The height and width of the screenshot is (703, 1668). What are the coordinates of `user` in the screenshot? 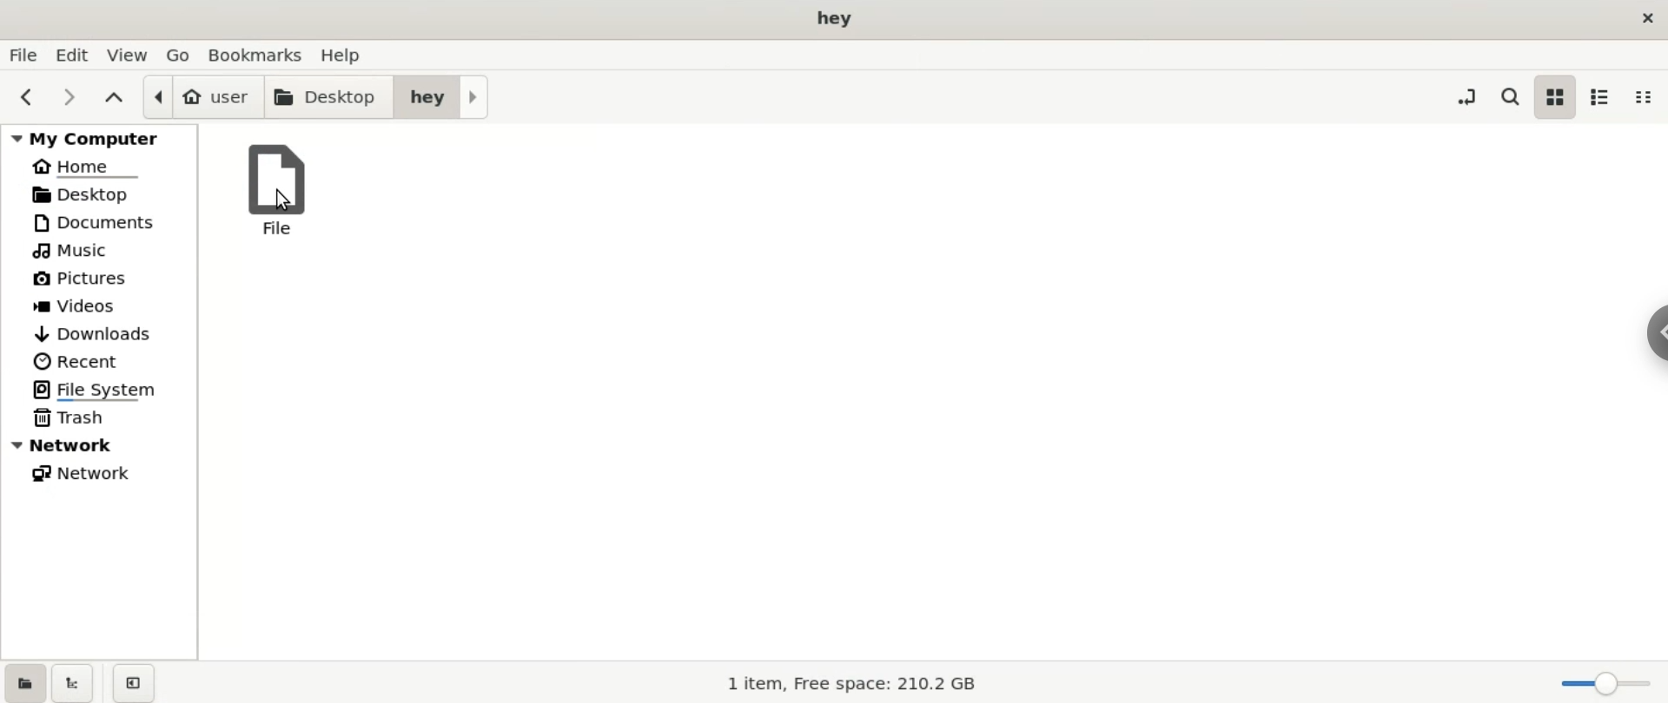 It's located at (203, 97).